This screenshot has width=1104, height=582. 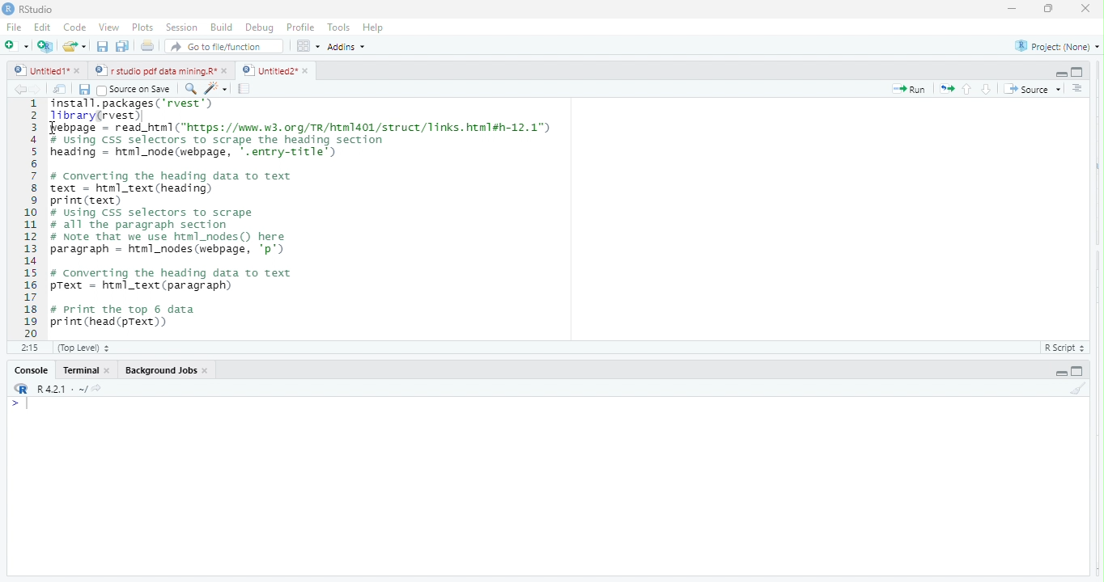 I want to click on 1
2
3
a
5
6
7
H
9
10
11
12
13
14
15
16
17
18
19
20, so click(x=31, y=217).